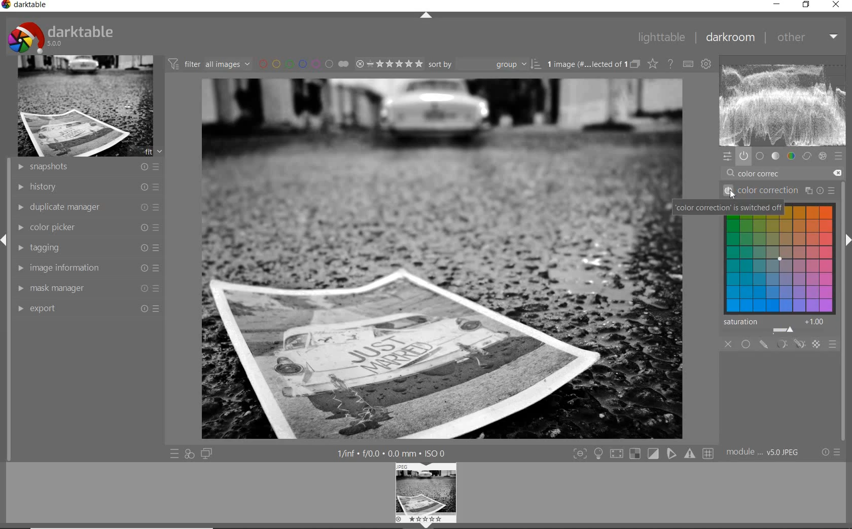 Image resolution: width=852 pixels, height=529 pixels. Describe the element at coordinates (89, 268) in the screenshot. I see `image information` at that location.